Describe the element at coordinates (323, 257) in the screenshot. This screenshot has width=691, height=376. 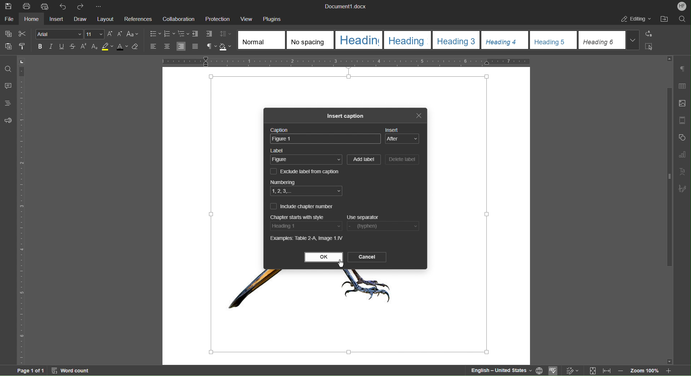
I see `OK` at that location.